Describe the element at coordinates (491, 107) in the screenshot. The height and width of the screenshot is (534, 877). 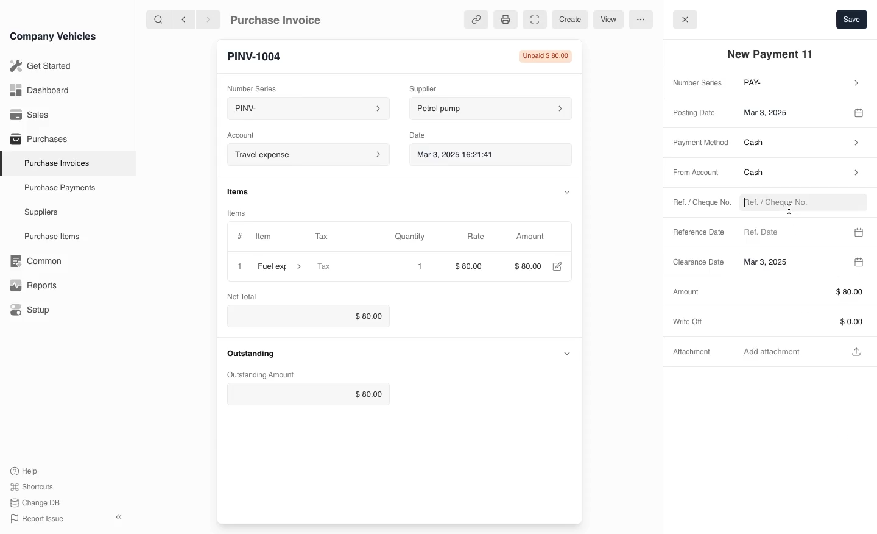
I see `petrol pump` at that location.